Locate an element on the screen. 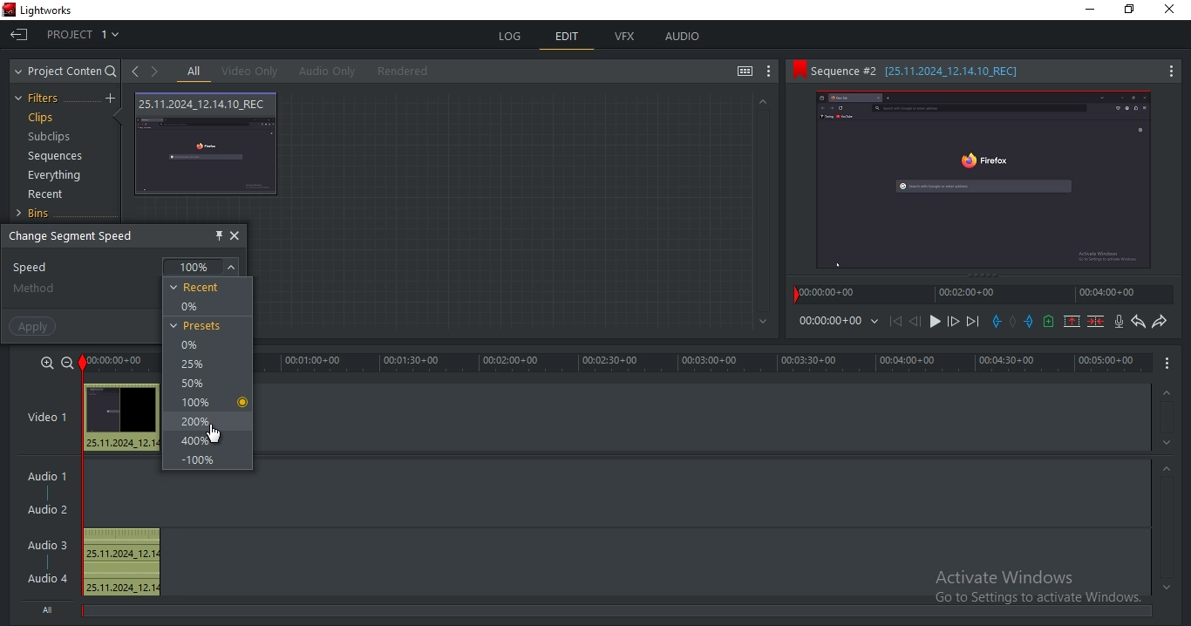  remove the marked section is located at coordinates (1072, 322).